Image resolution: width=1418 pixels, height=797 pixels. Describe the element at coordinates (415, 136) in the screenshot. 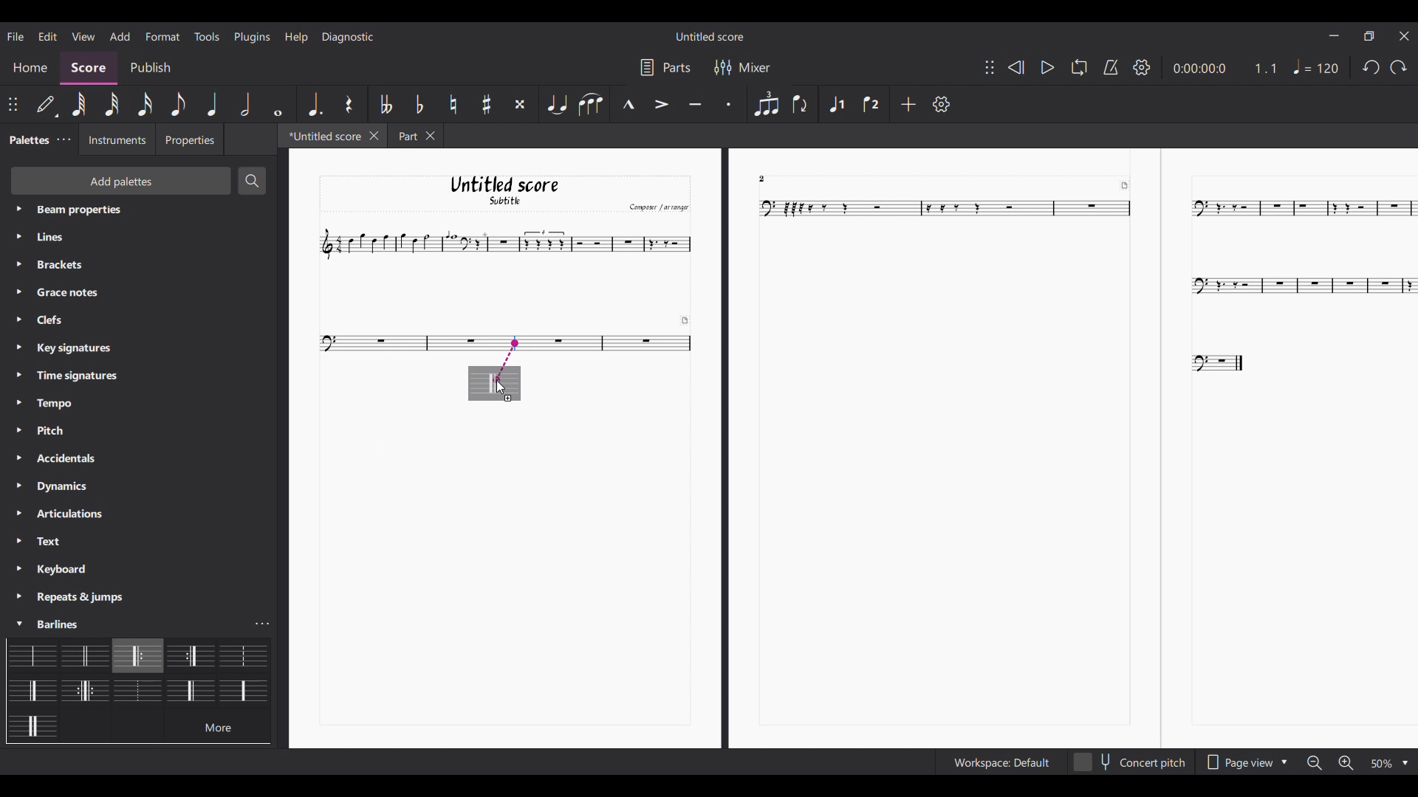

I see `Other tab` at that location.